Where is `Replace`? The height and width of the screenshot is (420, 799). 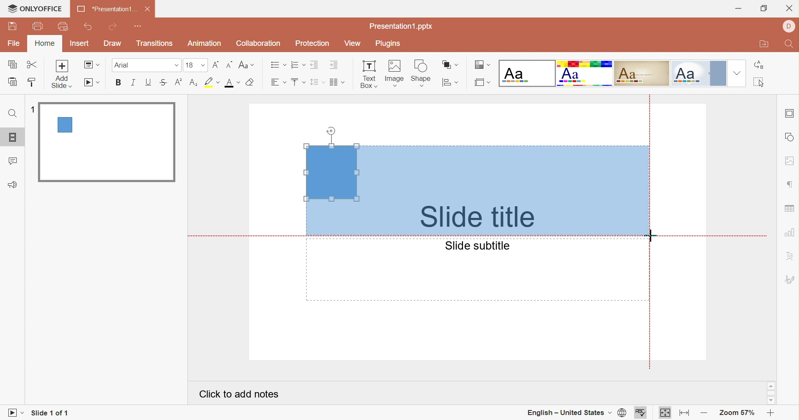
Replace is located at coordinates (761, 64).